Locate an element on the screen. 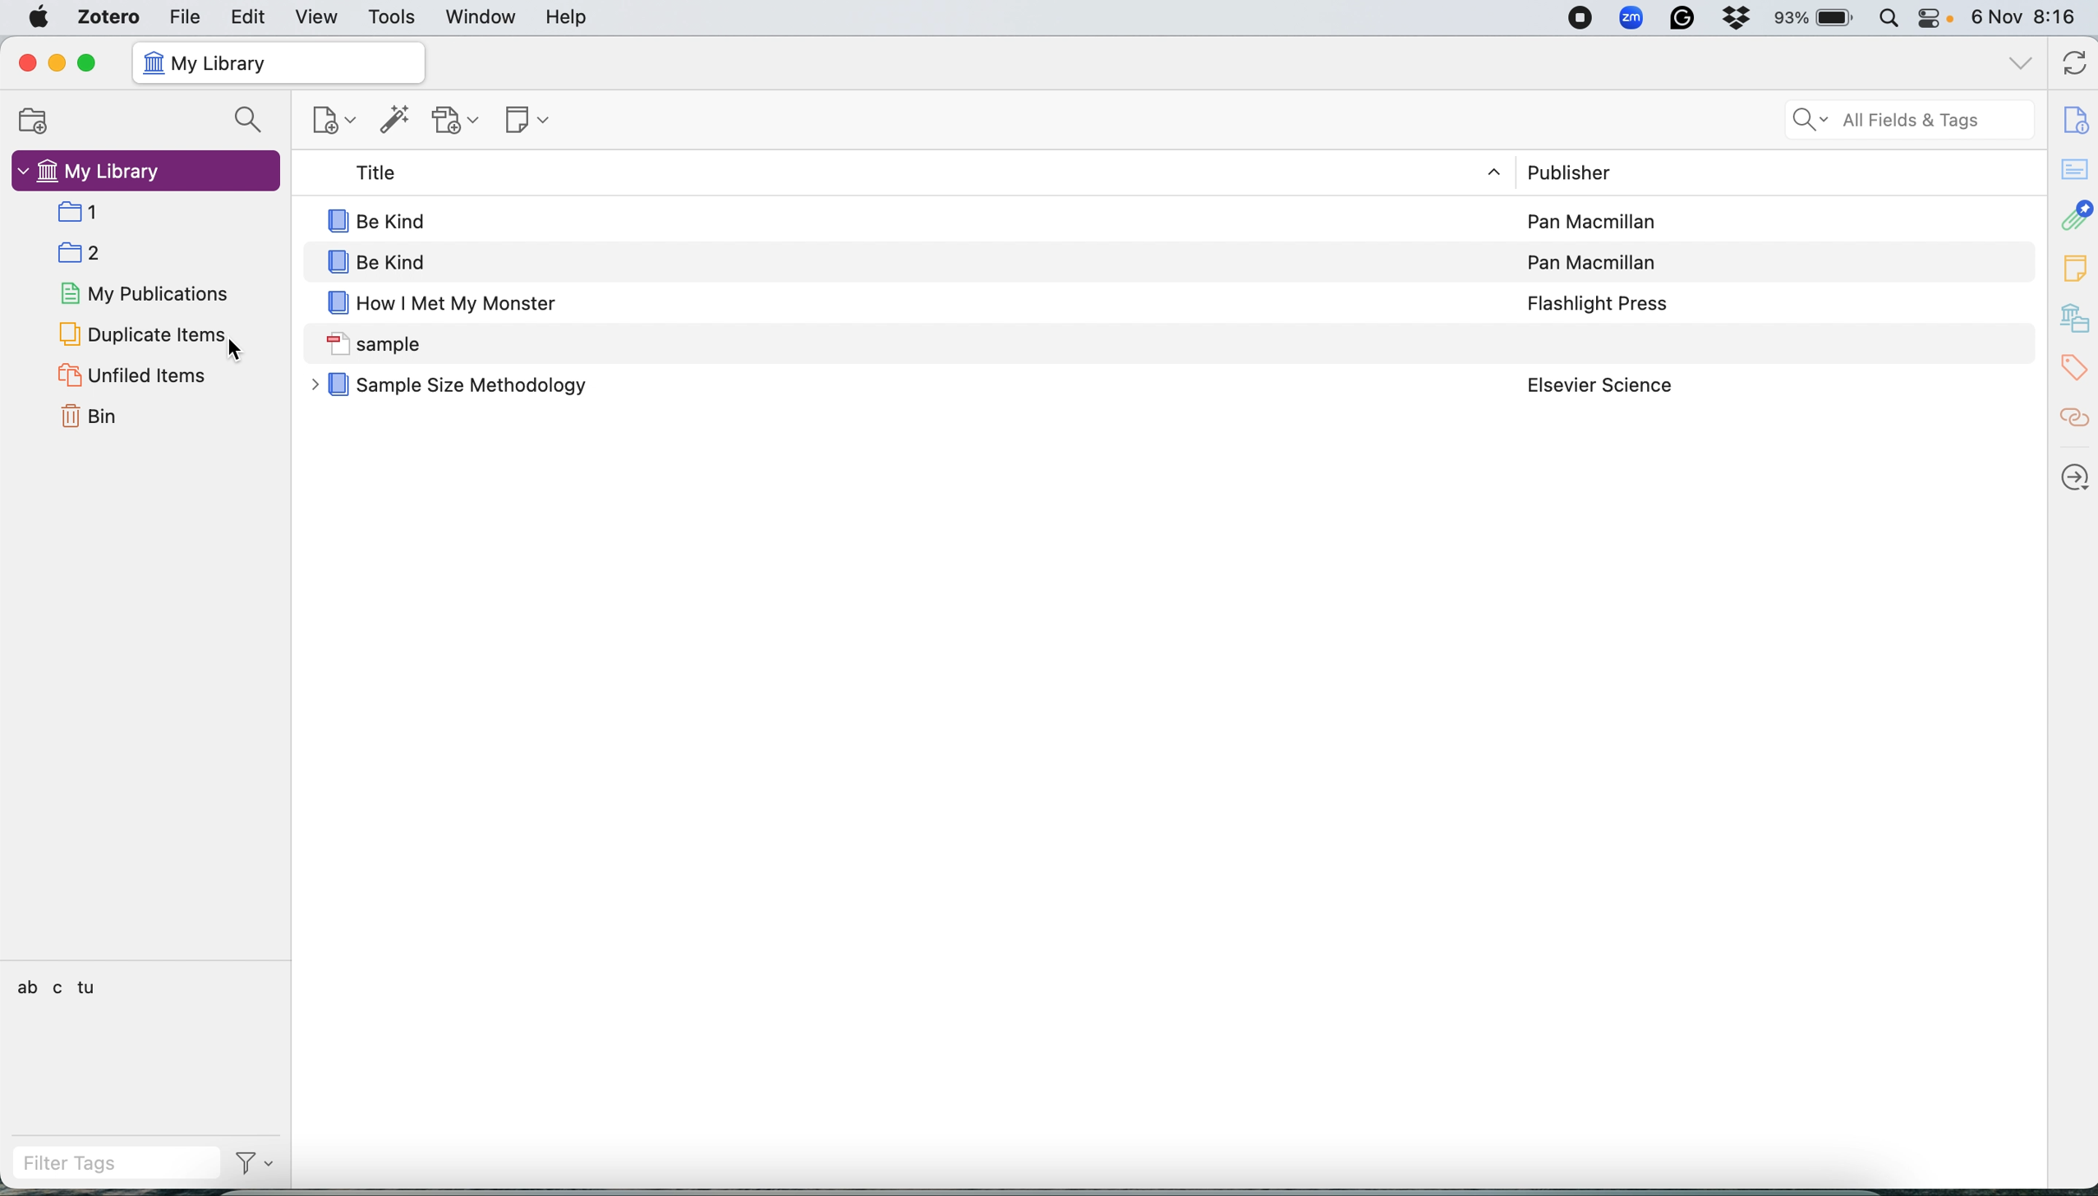 The width and height of the screenshot is (2098, 1196). refresh is located at coordinates (2069, 63).